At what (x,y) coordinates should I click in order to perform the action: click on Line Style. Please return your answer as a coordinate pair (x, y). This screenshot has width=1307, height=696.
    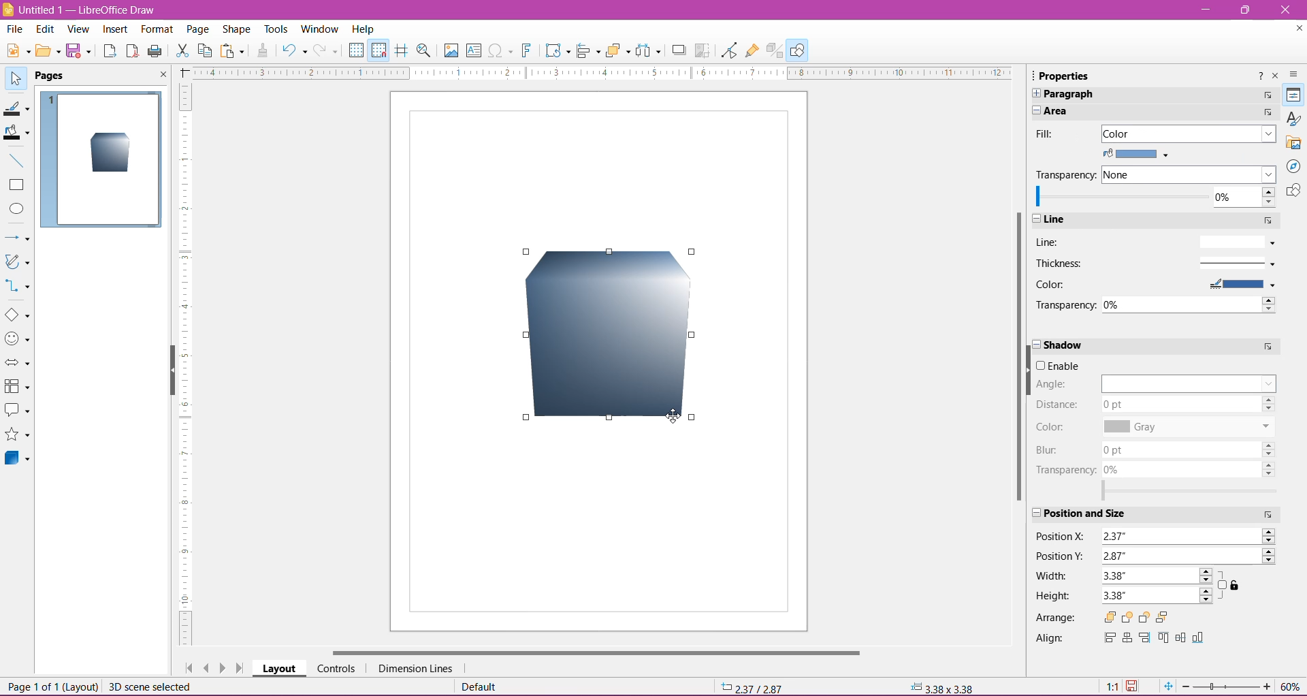
    Looking at the image, I should click on (1235, 242).